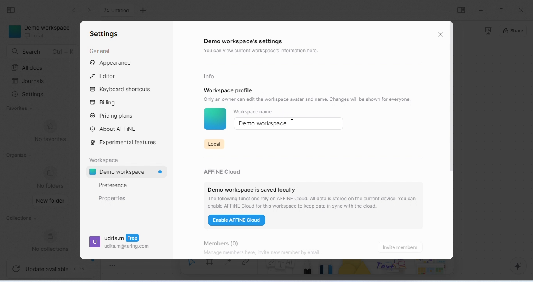 The image size is (533, 282). What do you see at coordinates (356, 270) in the screenshot?
I see `shape` at bounding box center [356, 270].